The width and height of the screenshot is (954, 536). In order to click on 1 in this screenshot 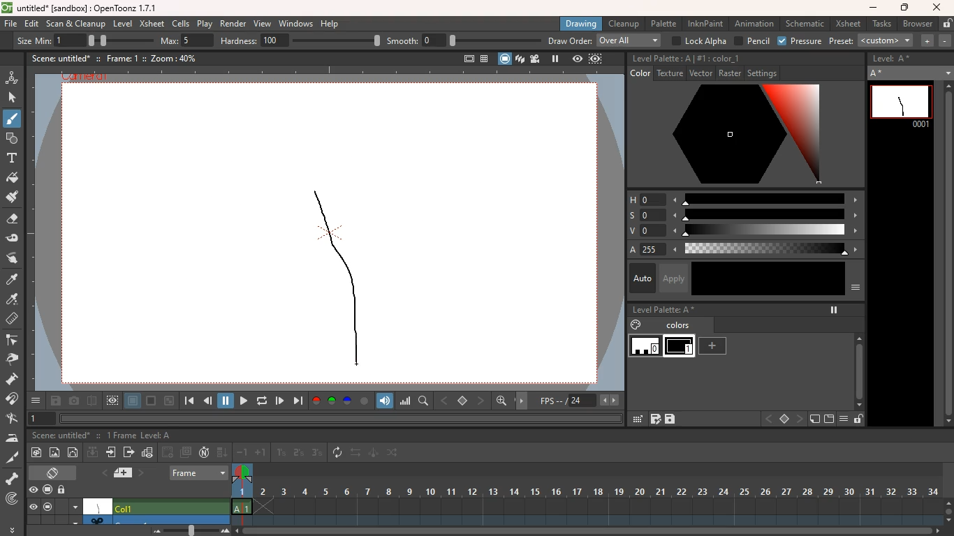, I will do `click(43, 418)`.